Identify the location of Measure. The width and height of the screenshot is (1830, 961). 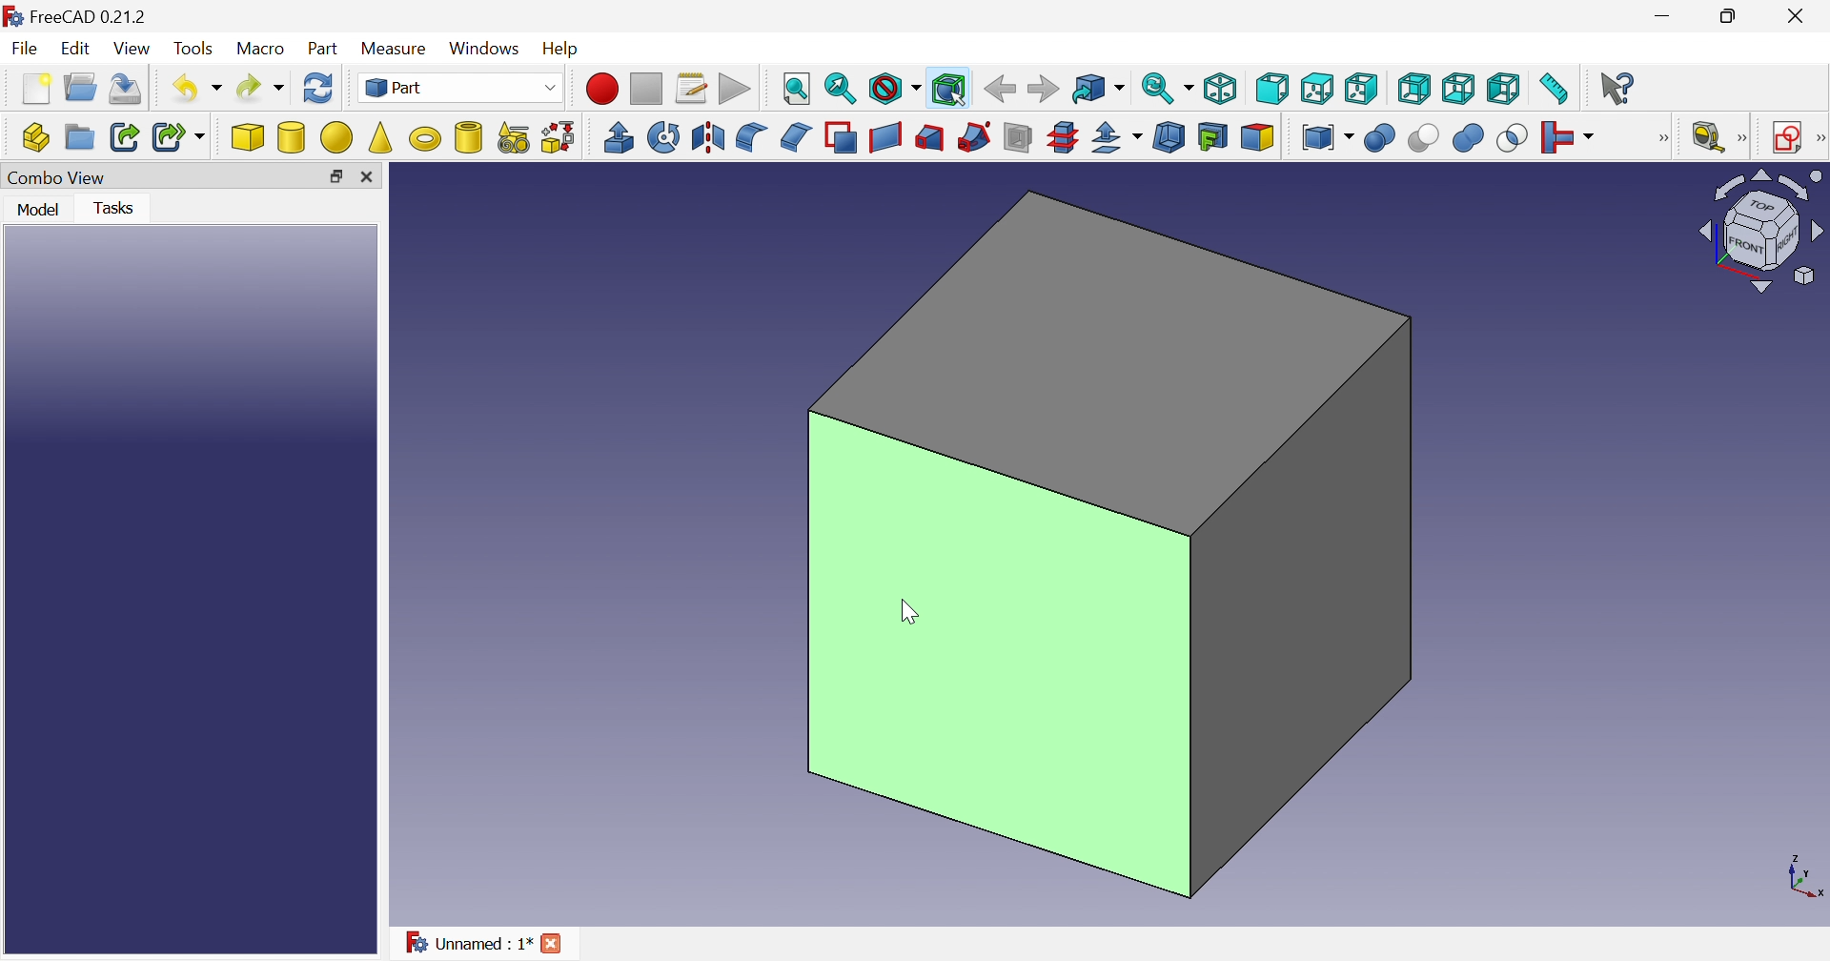
(1743, 138).